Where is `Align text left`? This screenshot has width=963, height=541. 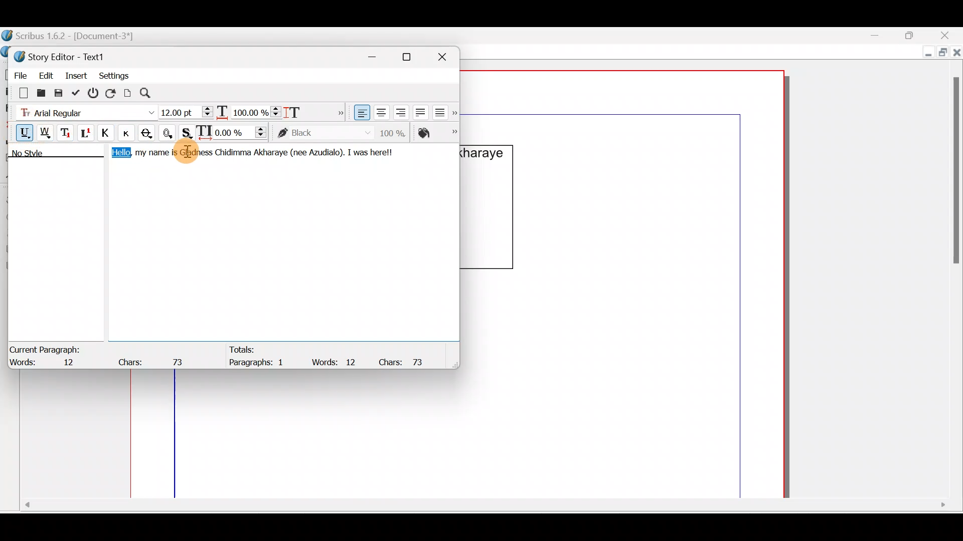
Align text left is located at coordinates (361, 113).